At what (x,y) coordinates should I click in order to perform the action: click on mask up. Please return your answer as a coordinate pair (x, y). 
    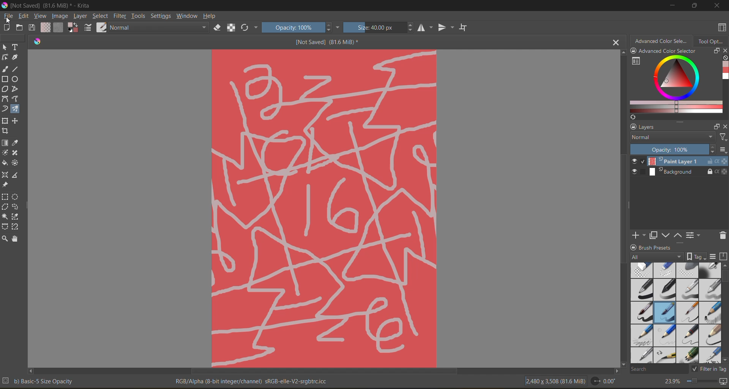
    Looking at the image, I should click on (679, 235).